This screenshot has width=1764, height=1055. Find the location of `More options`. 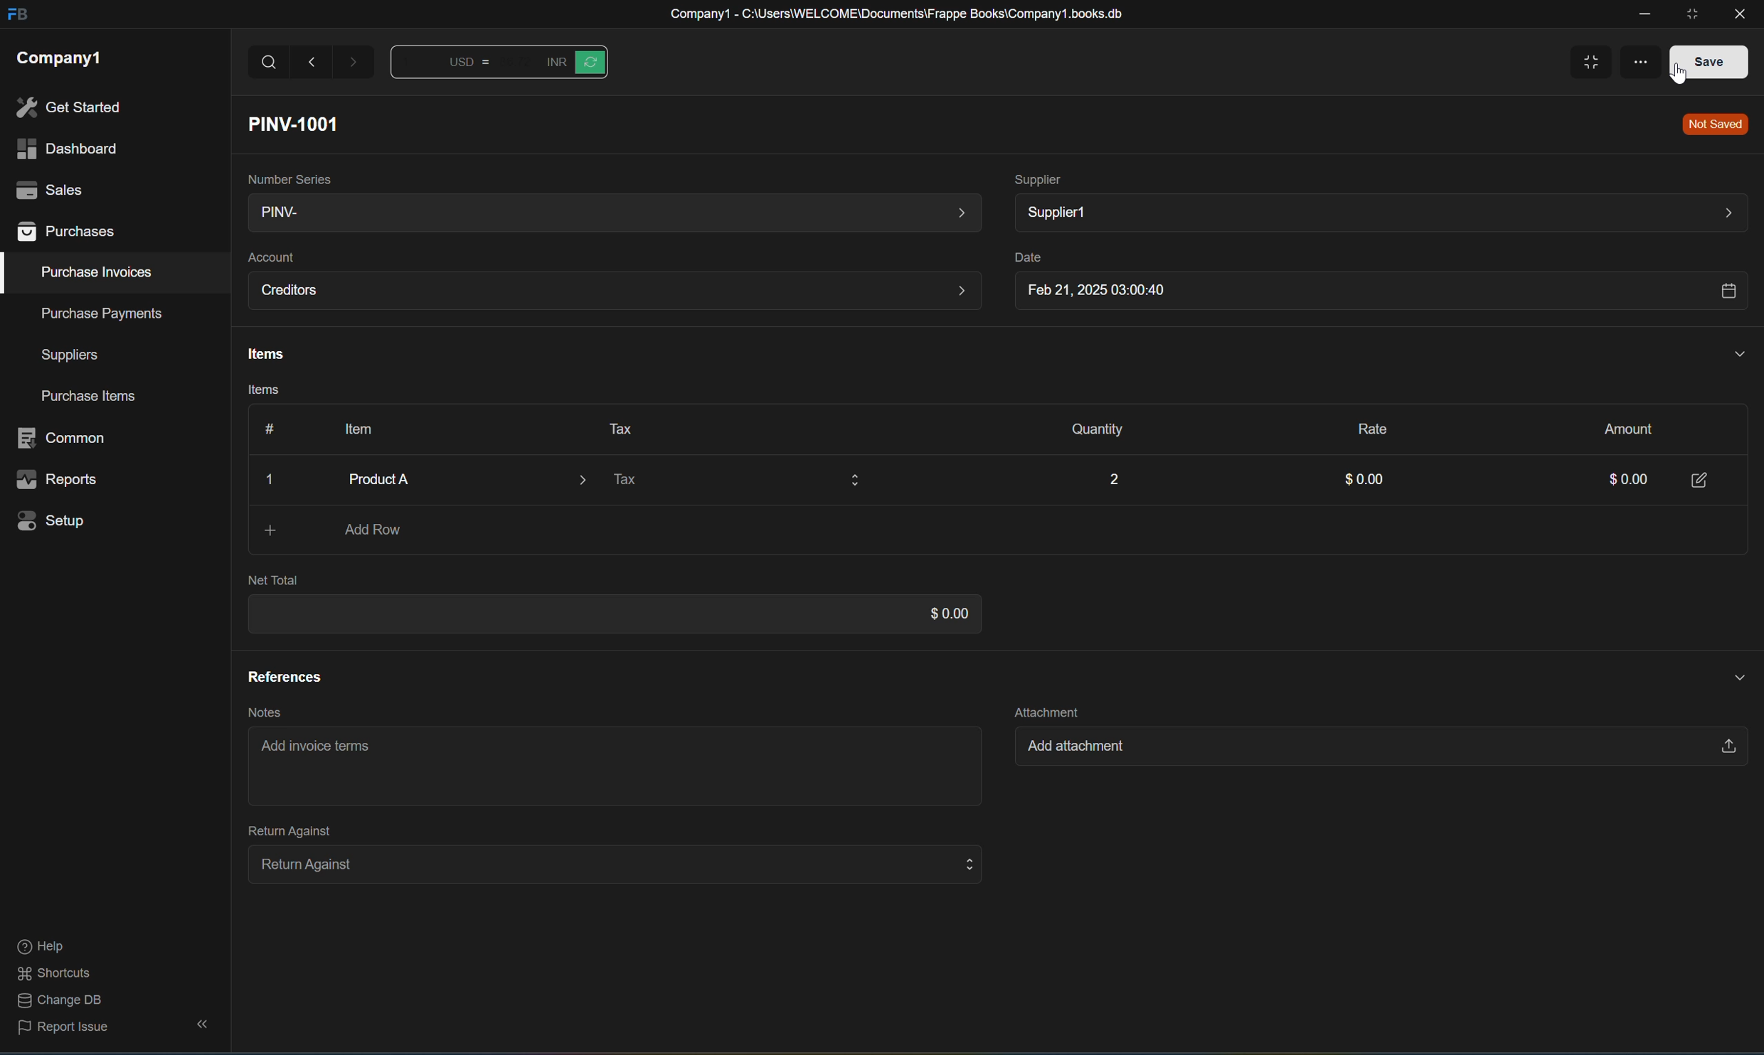

More options is located at coordinates (1637, 59).